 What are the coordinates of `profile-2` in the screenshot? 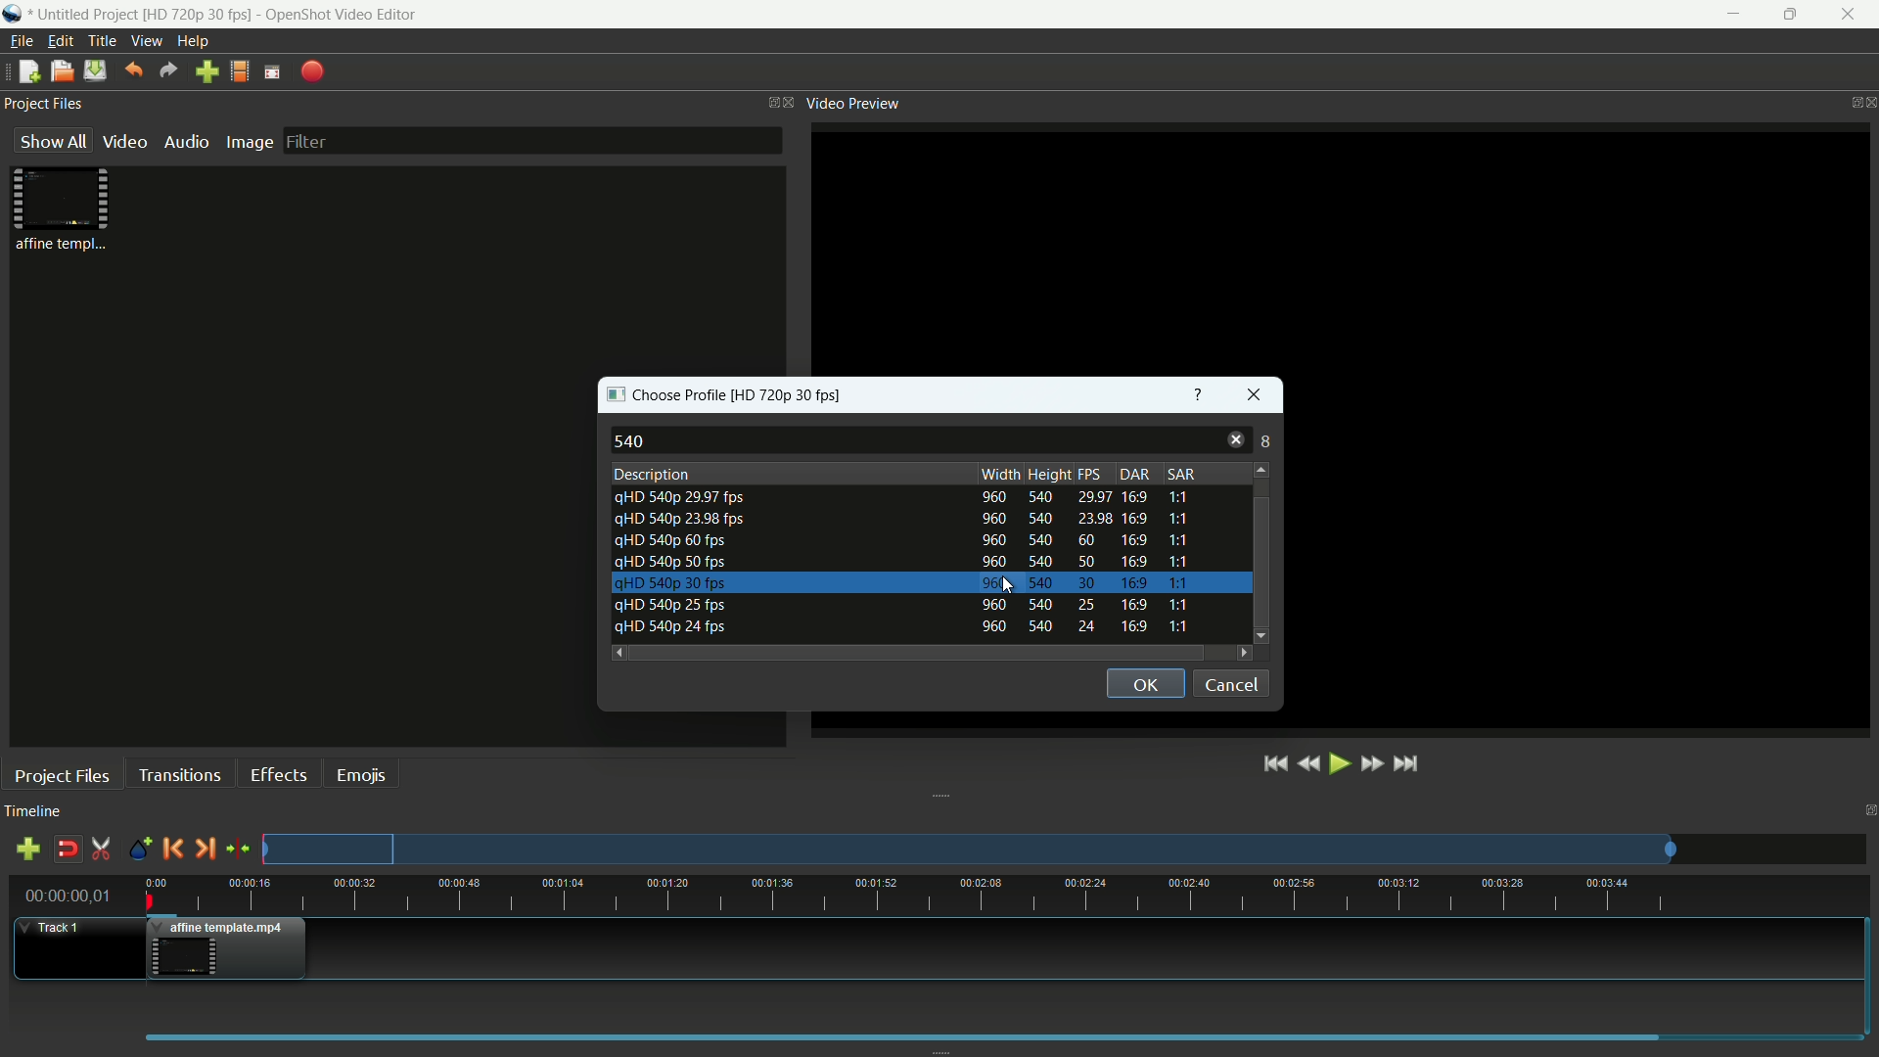 It's located at (909, 519).